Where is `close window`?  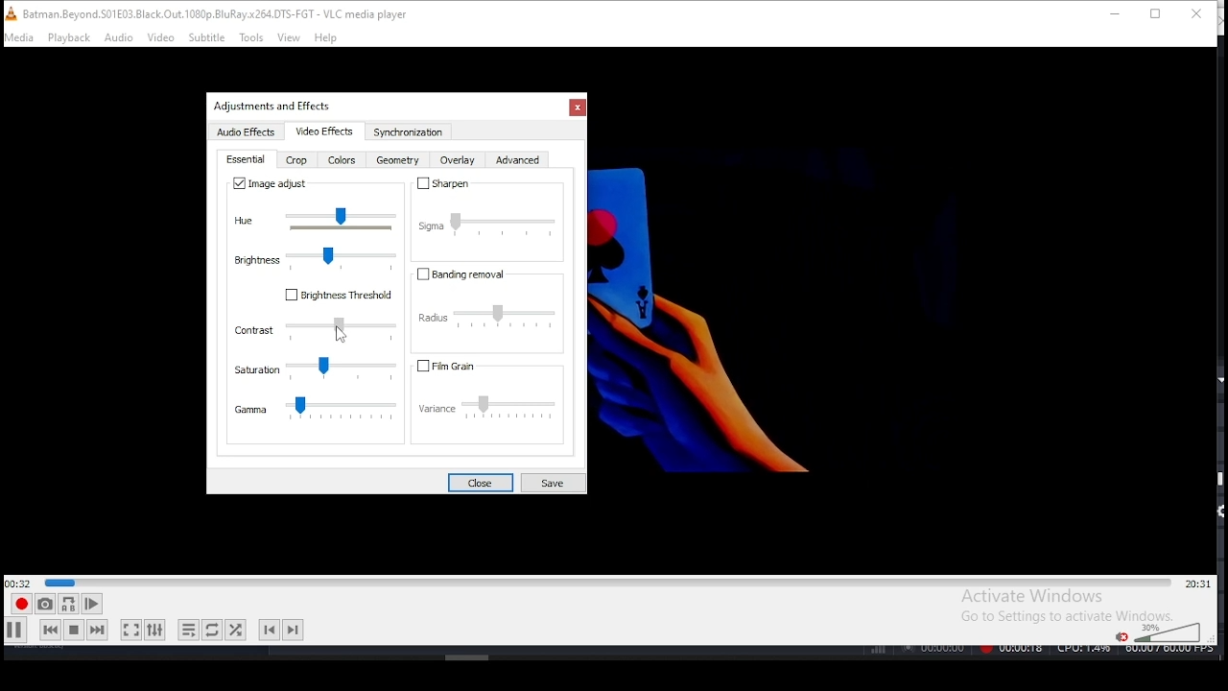
close window is located at coordinates (1197, 15).